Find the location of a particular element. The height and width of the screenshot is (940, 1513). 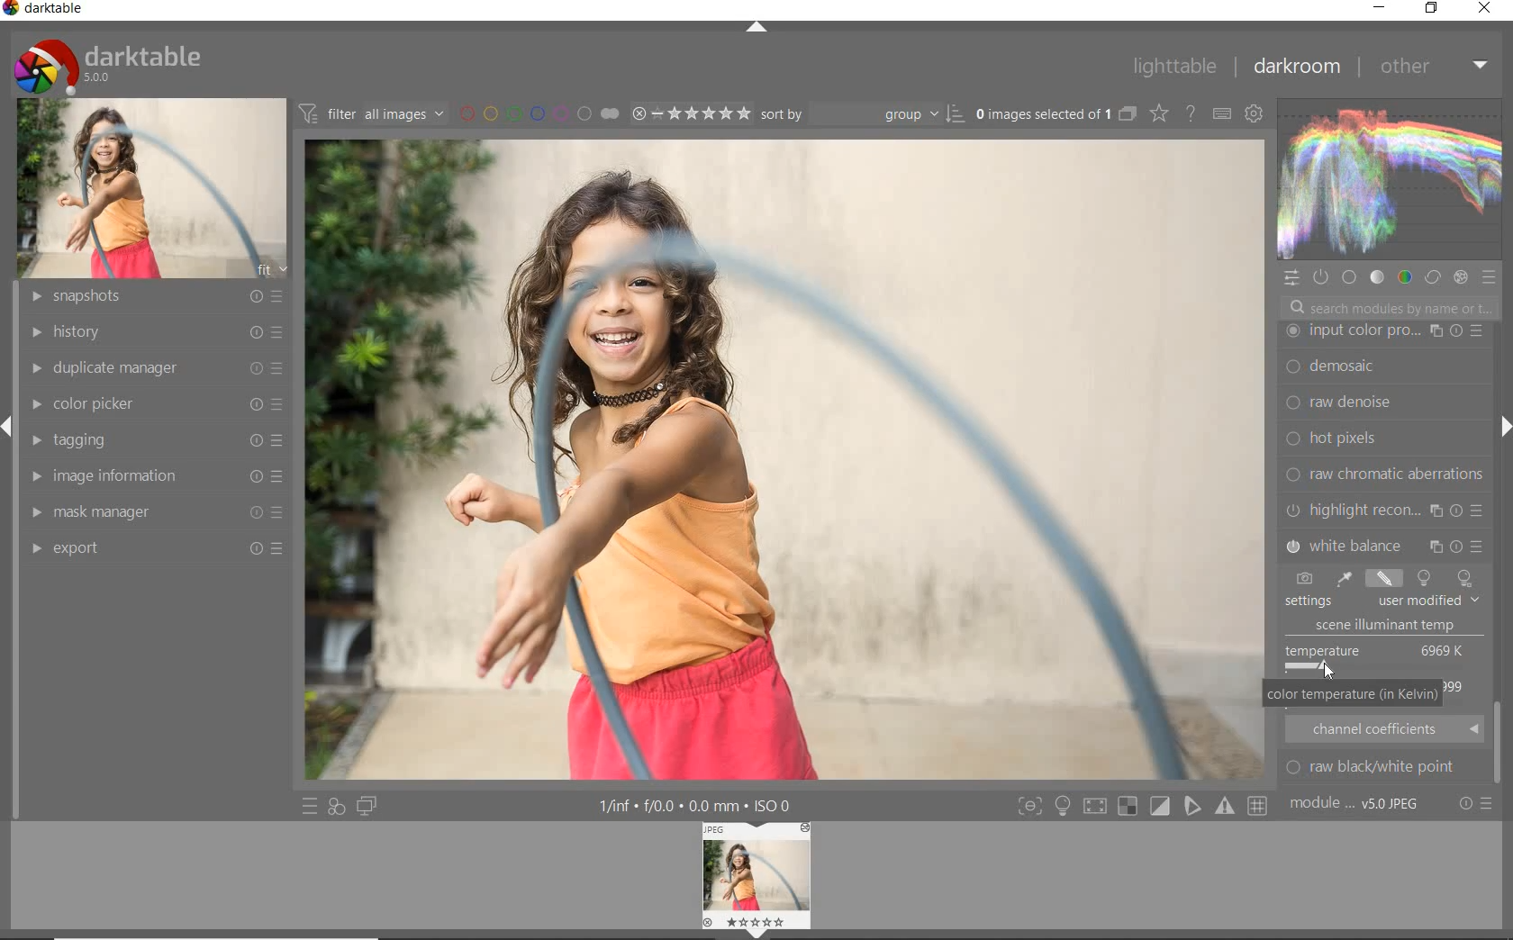

define keyboard shortcut is located at coordinates (1221, 113).